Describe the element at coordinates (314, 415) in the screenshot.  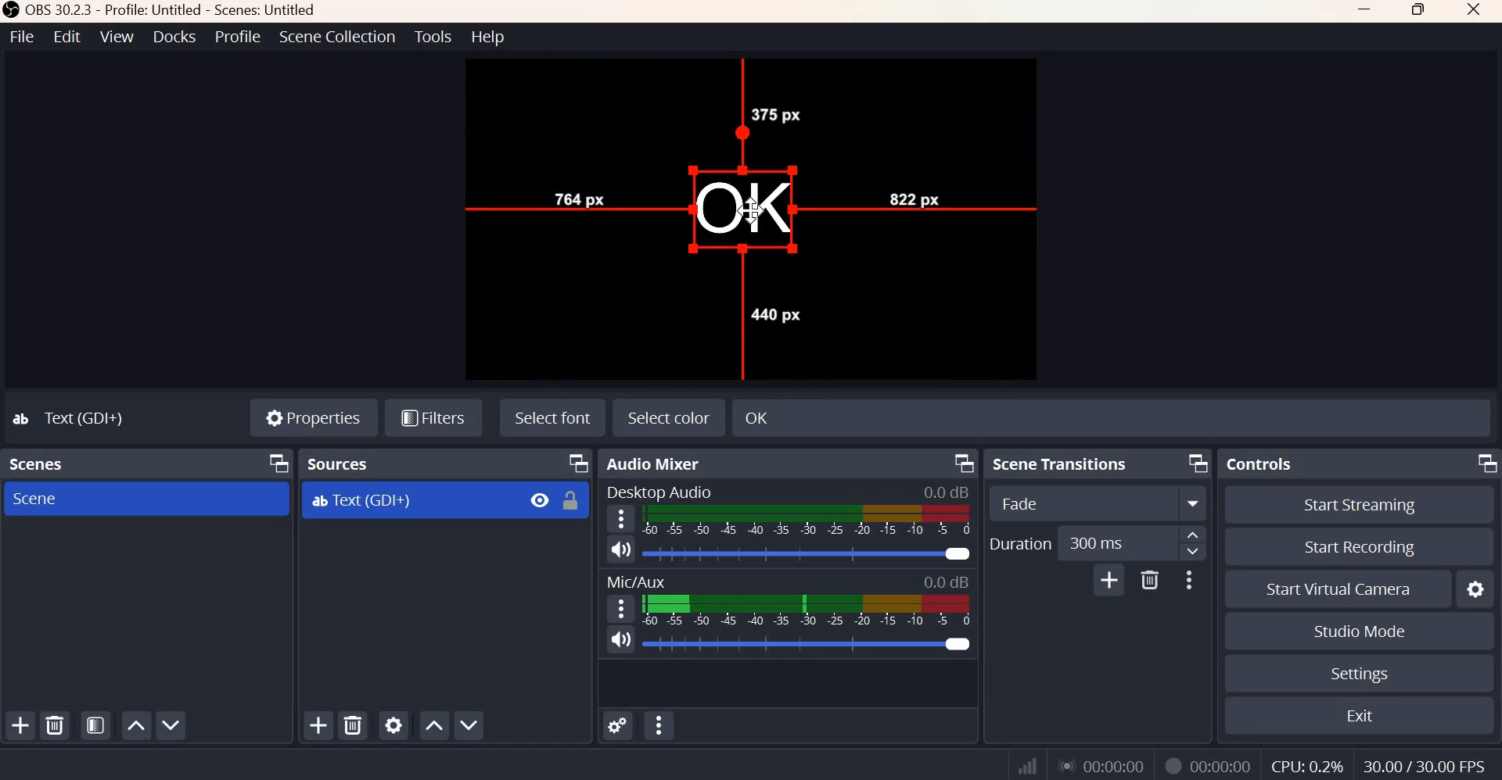
I see `Properties` at that location.